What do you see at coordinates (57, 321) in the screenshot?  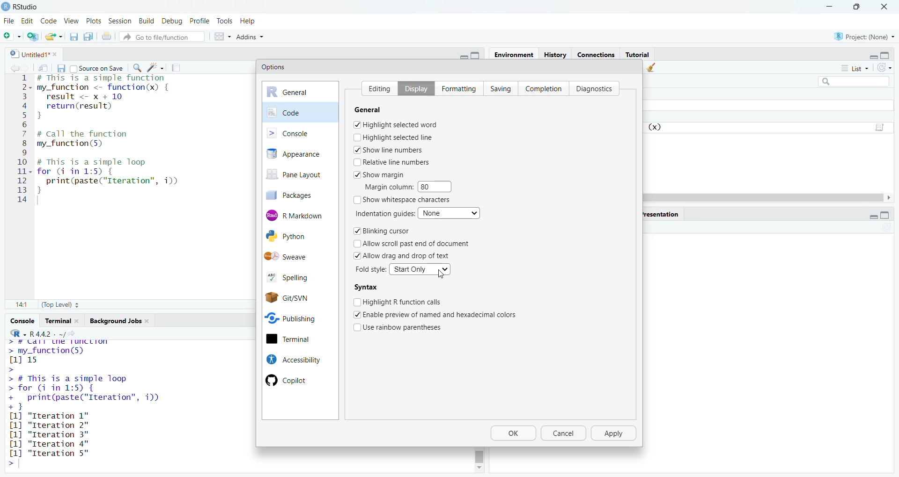 I see `terminal` at bounding box center [57, 321].